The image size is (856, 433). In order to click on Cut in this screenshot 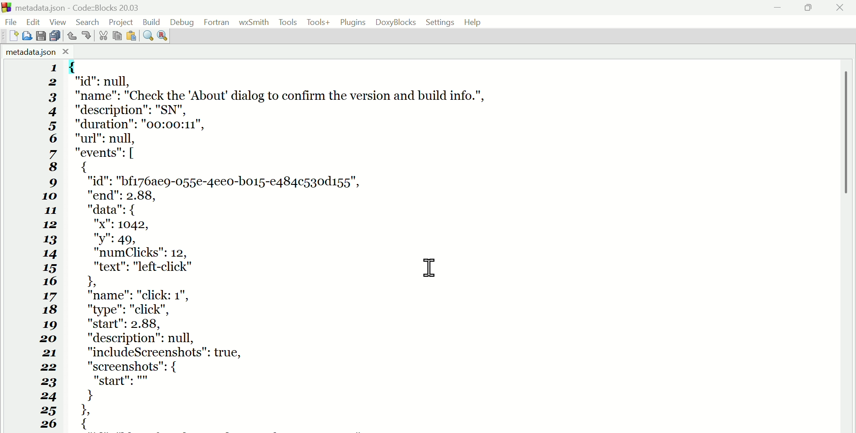, I will do `click(101, 36)`.